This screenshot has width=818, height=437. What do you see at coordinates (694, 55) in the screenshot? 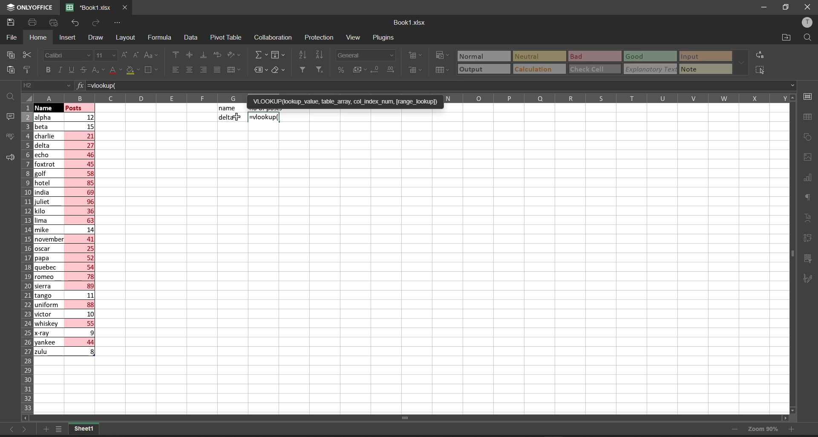
I see `input` at bounding box center [694, 55].